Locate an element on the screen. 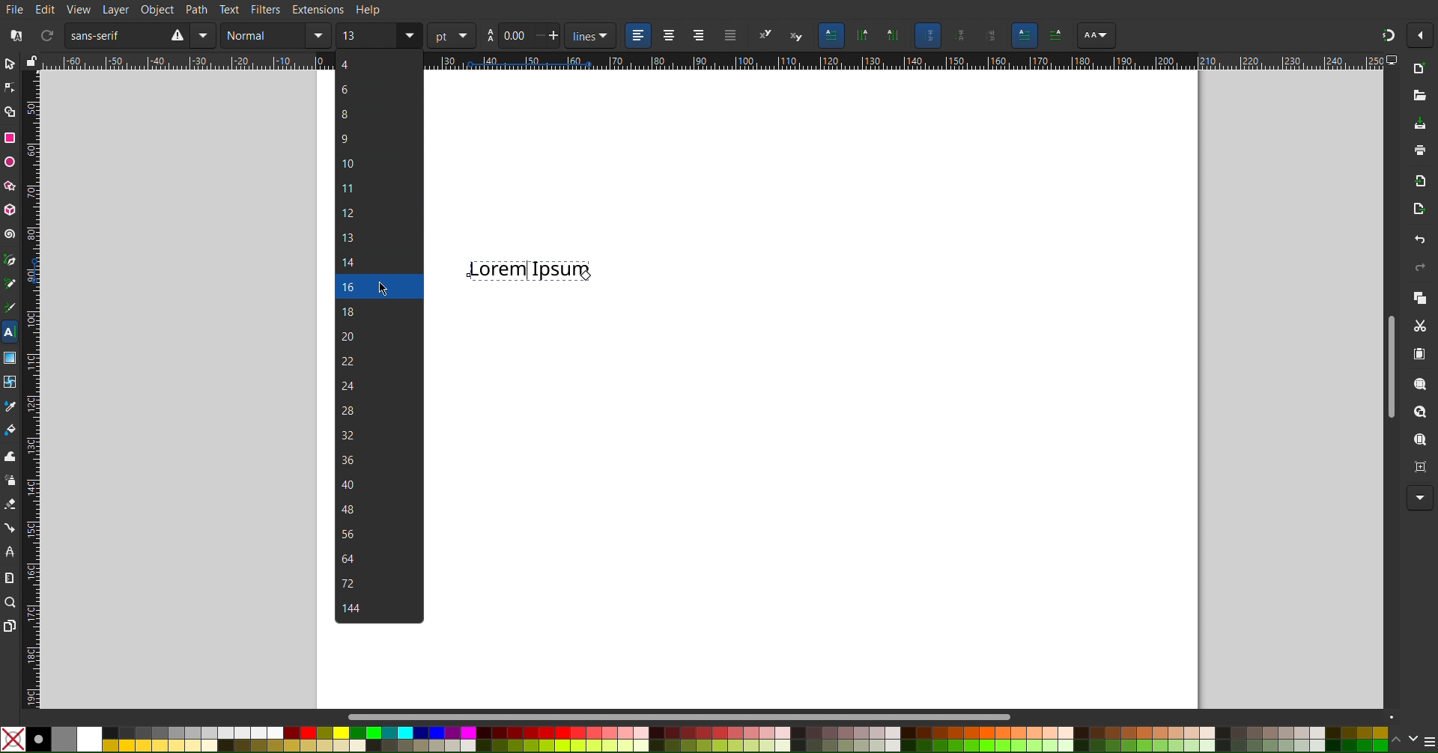  menu is located at coordinates (1429, 740).